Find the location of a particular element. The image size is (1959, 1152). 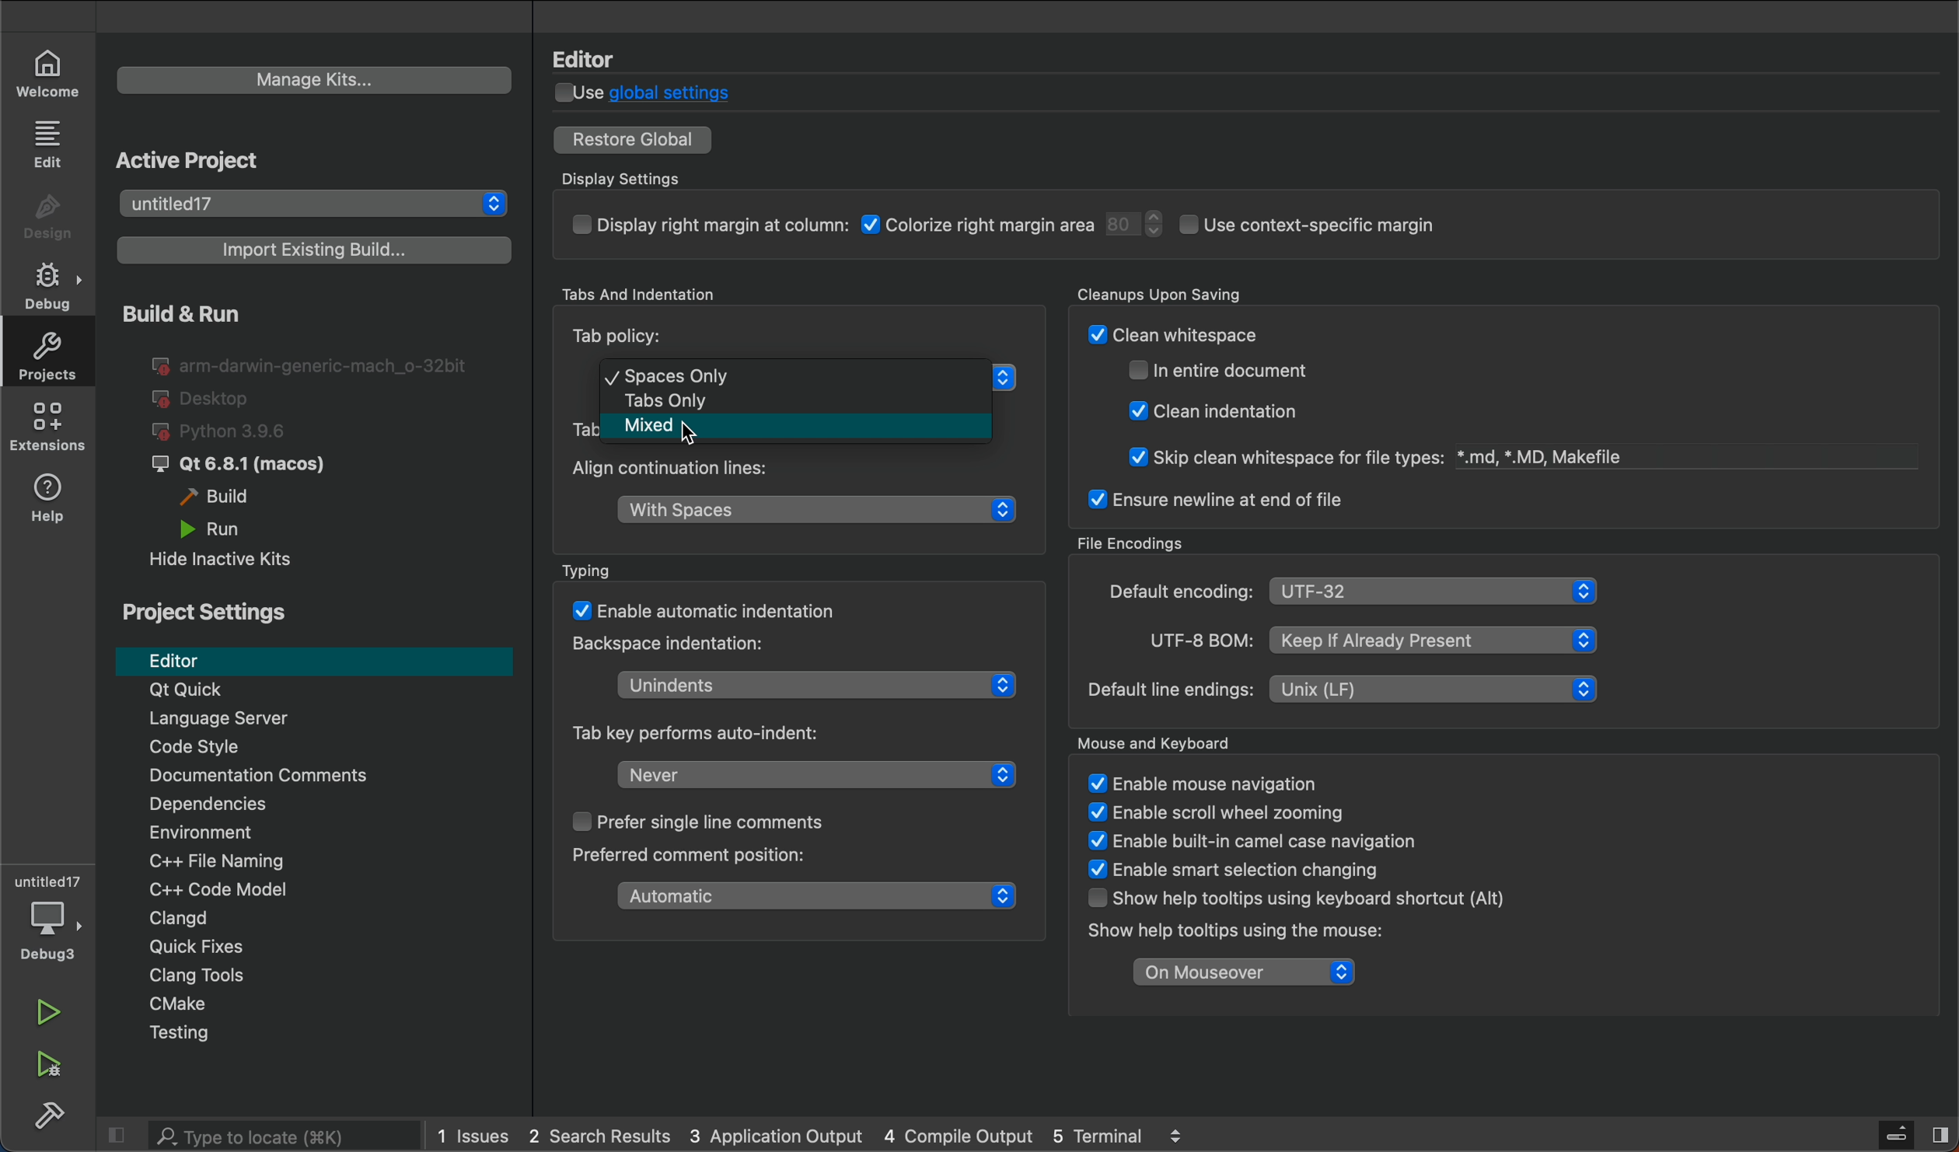

5 terminal is located at coordinates (1149, 1135).